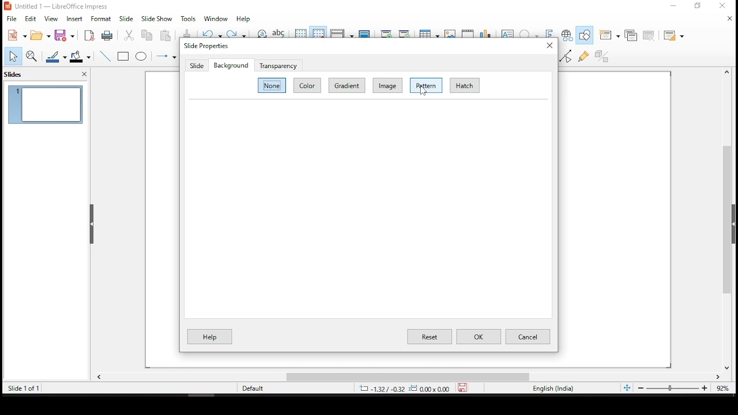 This screenshot has height=415, width=738. I want to click on color, so click(306, 85).